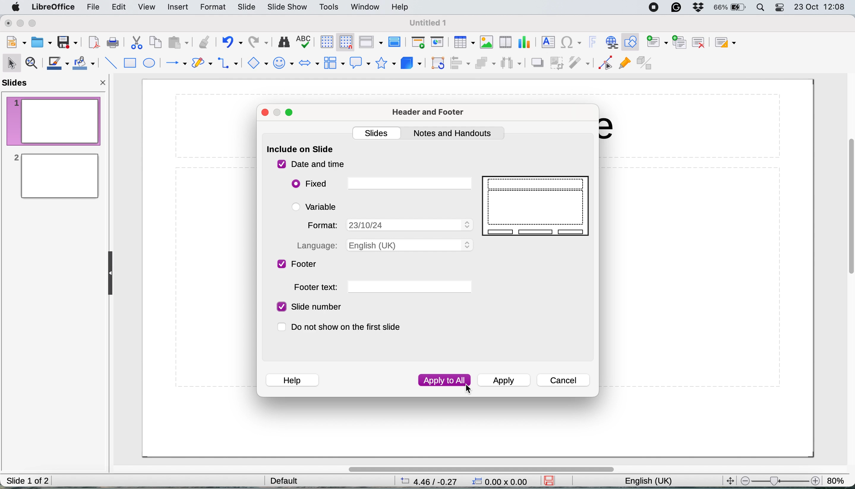  Describe the element at coordinates (54, 7) in the screenshot. I see `libreoffice` at that location.